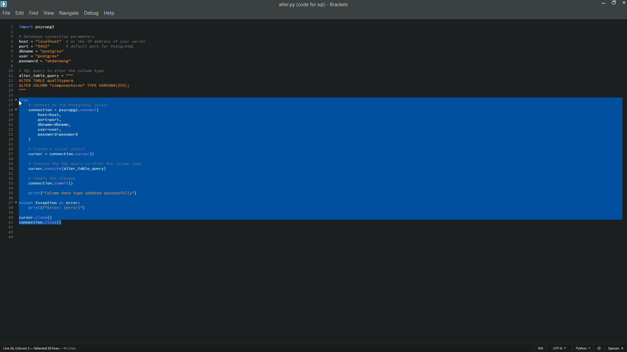  Describe the element at coordinates (21, 103) in the screenshot. I see `cursor` at that location.